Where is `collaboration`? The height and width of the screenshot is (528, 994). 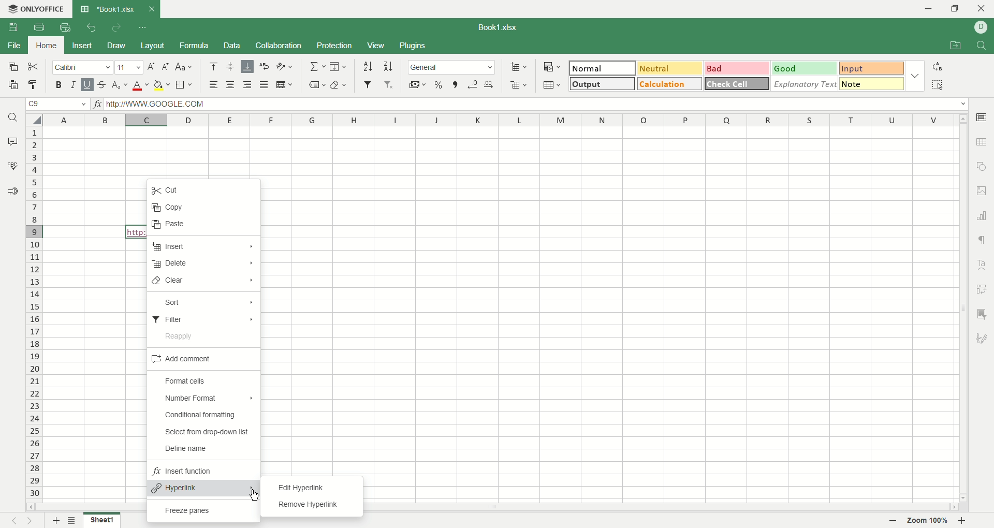
collaboration is located at coordinates (280, 45).